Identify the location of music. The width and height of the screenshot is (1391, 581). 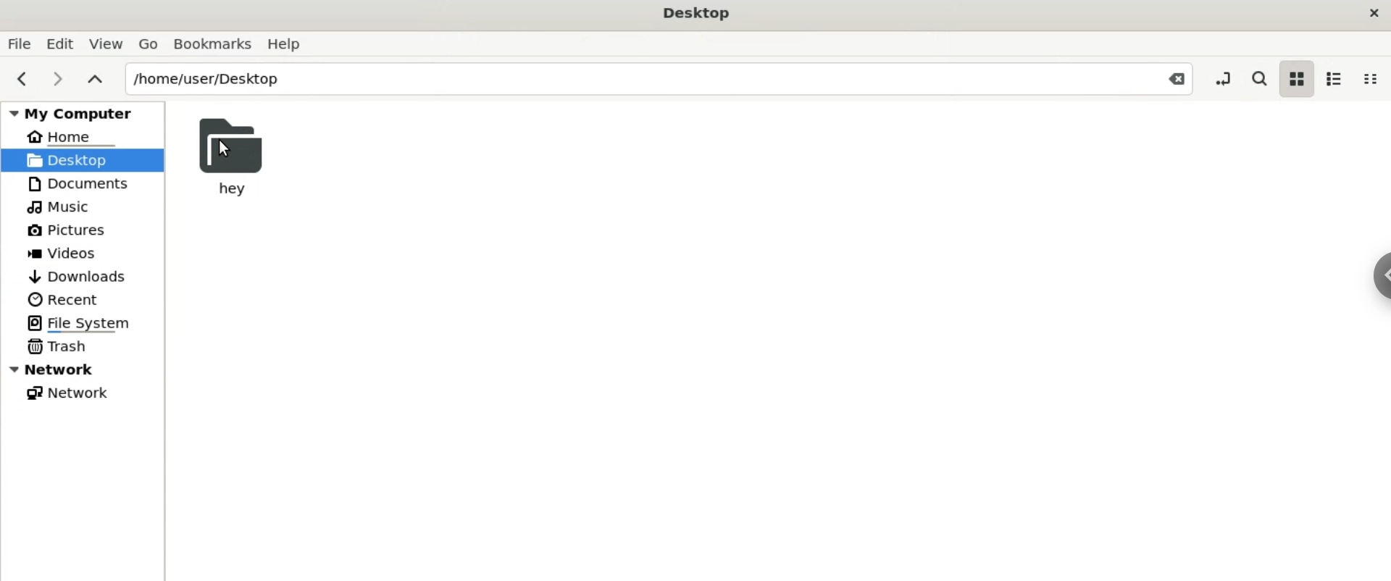
(62, 206).